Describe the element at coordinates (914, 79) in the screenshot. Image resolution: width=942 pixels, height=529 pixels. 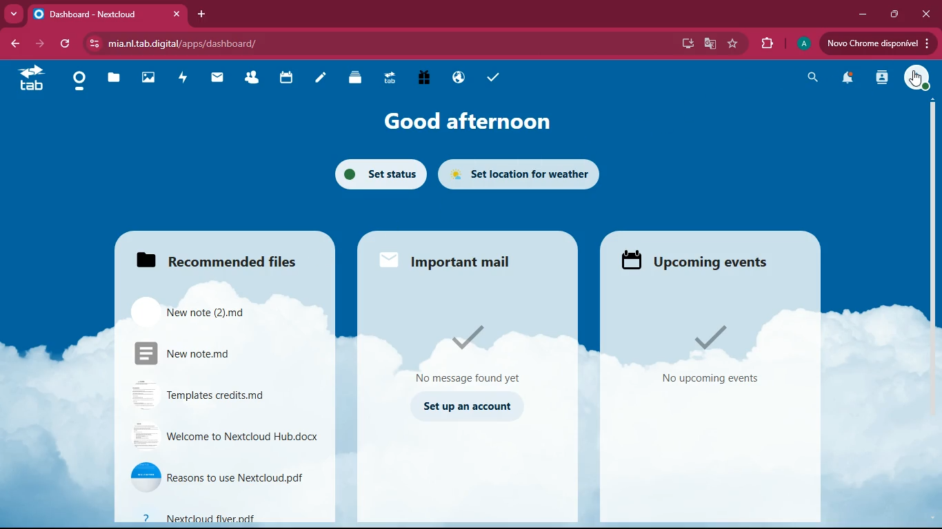
I see `cursor` at that location.